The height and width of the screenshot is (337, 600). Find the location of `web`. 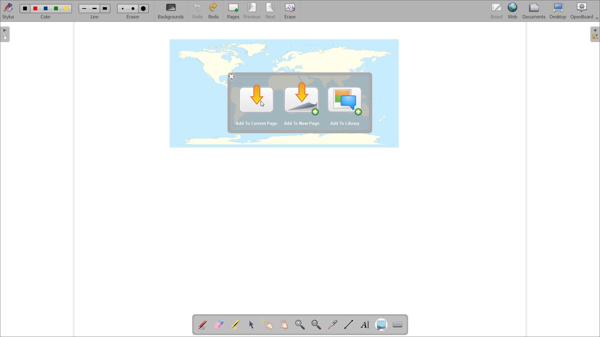

web is located at coordinates (513, 11).